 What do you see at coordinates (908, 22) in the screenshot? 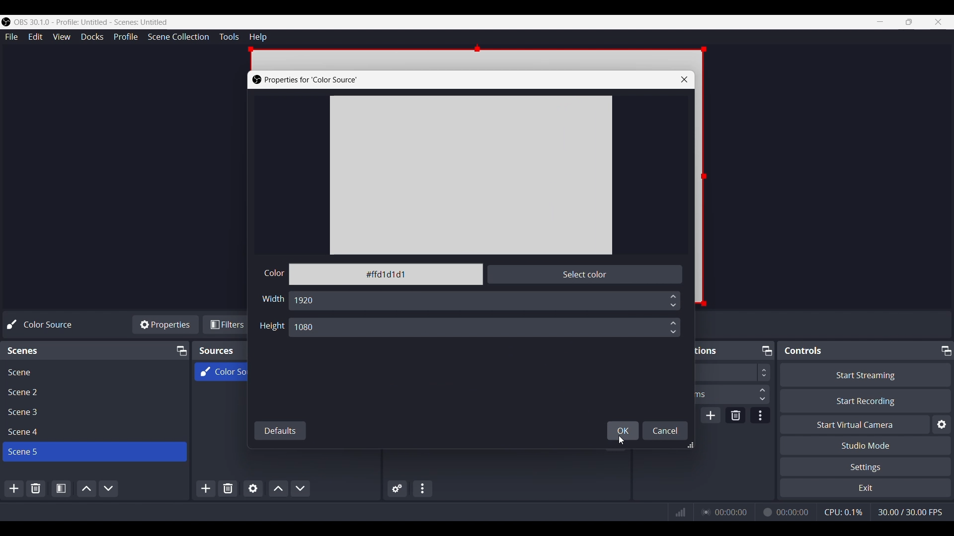
I see `Maximize` at bounding box center [908, 22].